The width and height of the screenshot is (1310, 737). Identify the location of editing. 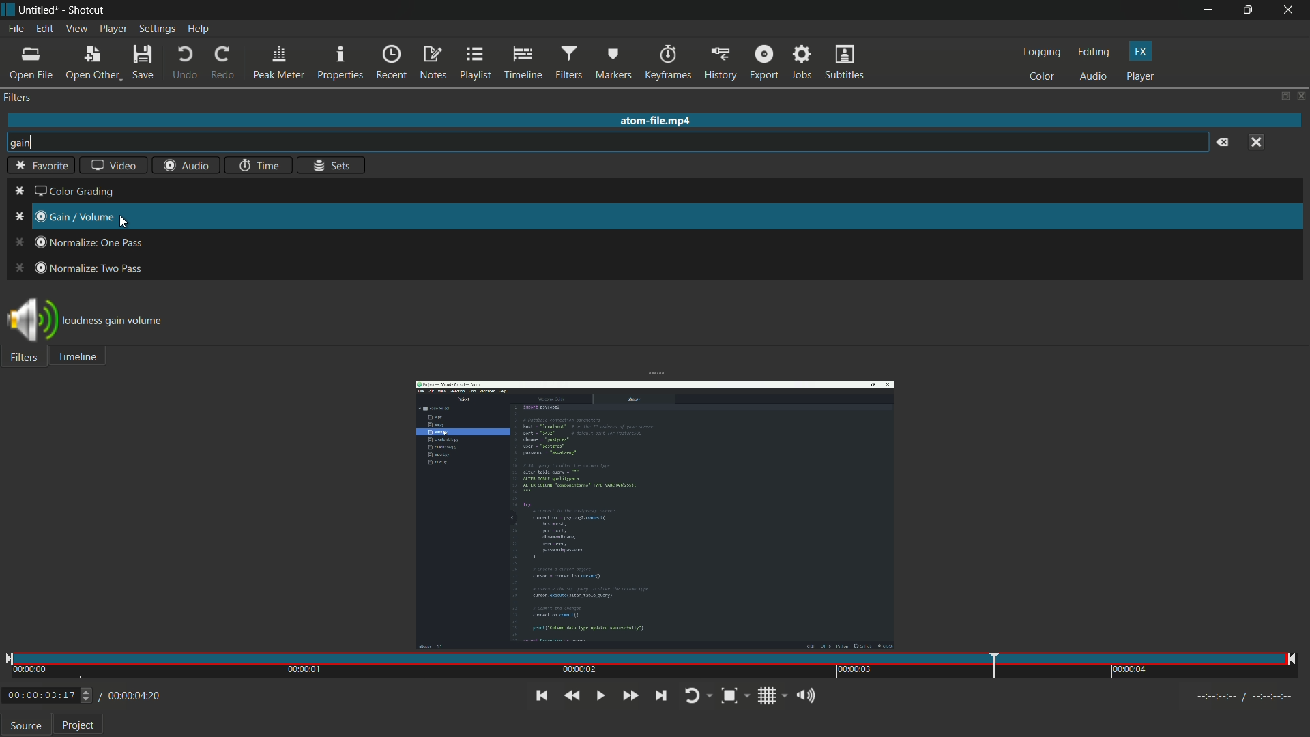
(1094, 52).